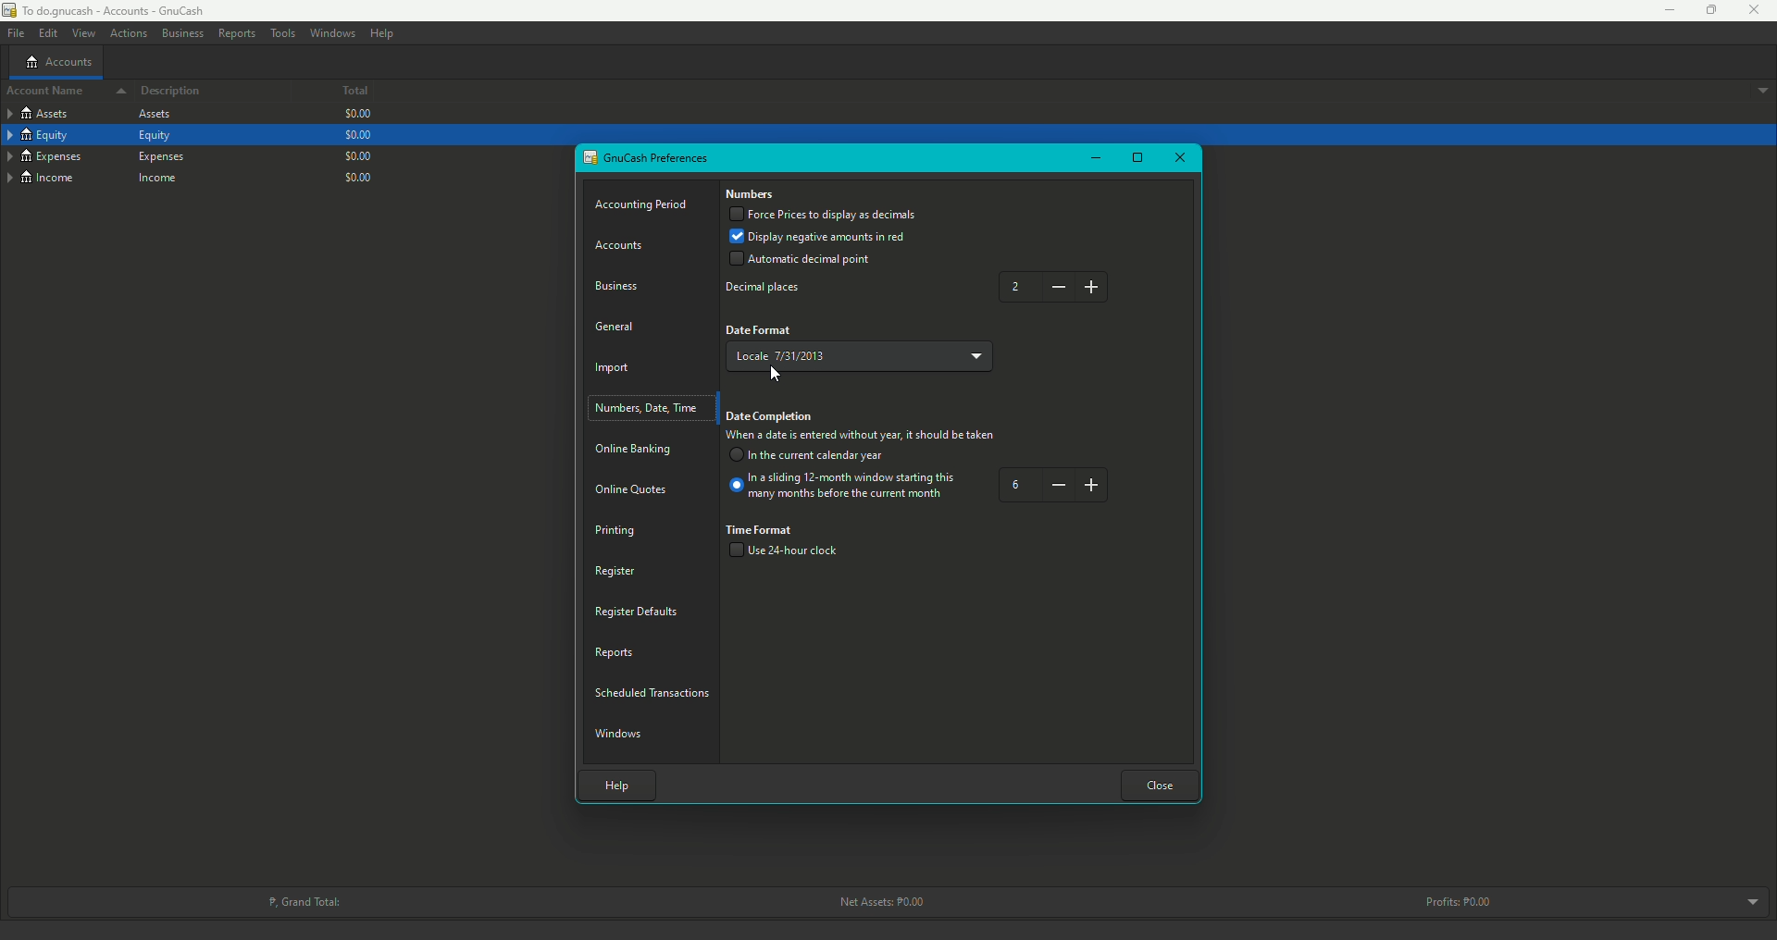 The height and width of the screenshot is (940, 1777). I want to click on Date Completion, so click(772, 417).